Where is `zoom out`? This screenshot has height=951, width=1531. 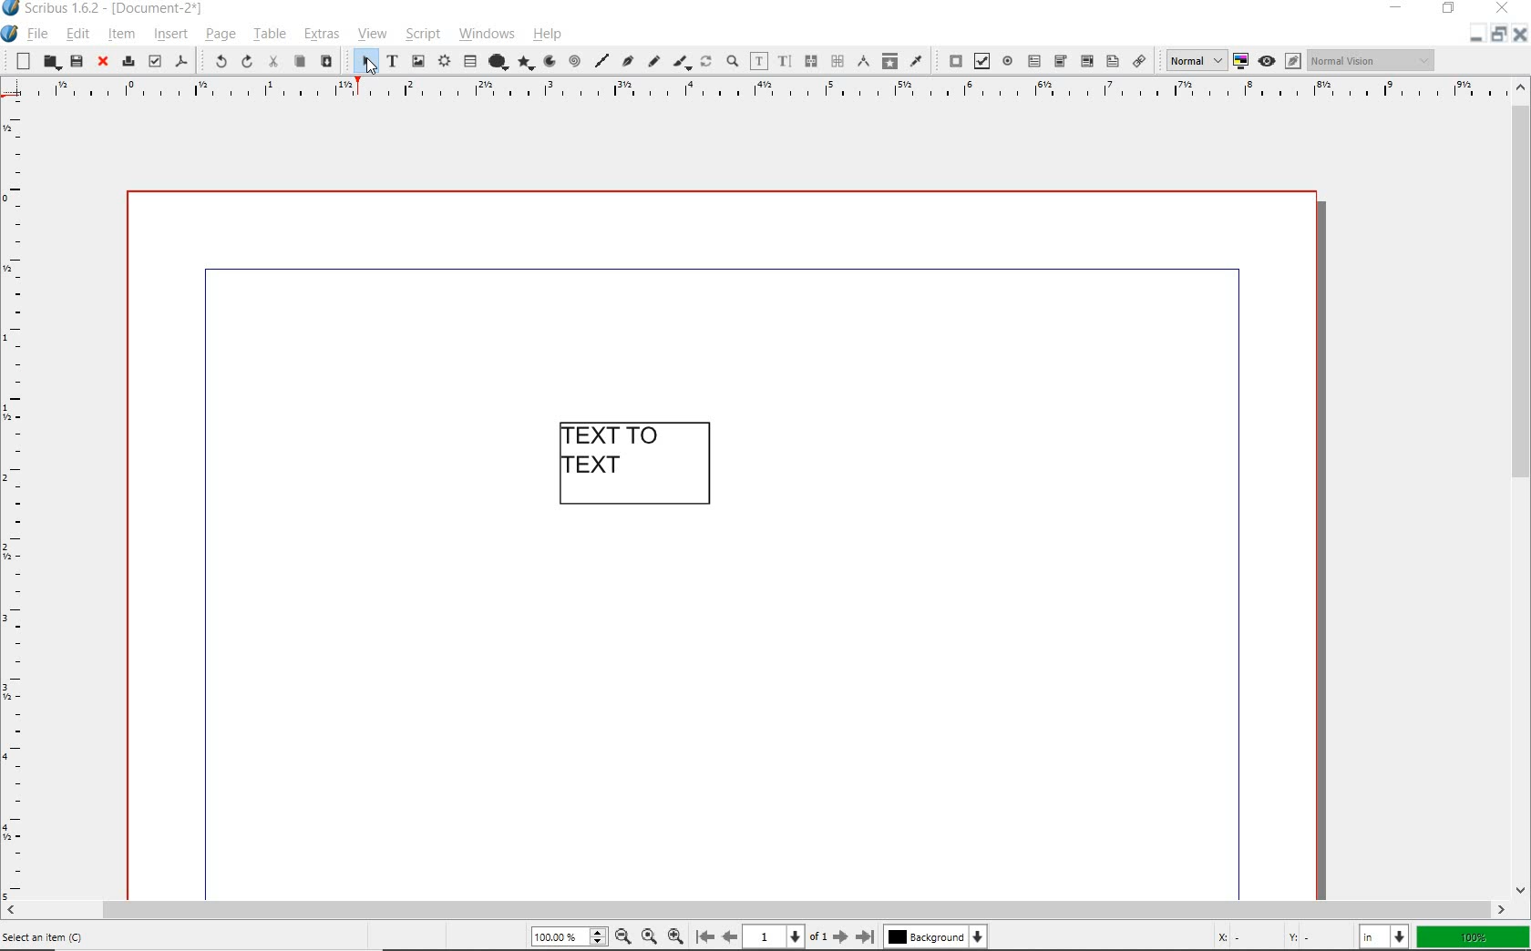
zoom out is located at coordinates (628, 936).